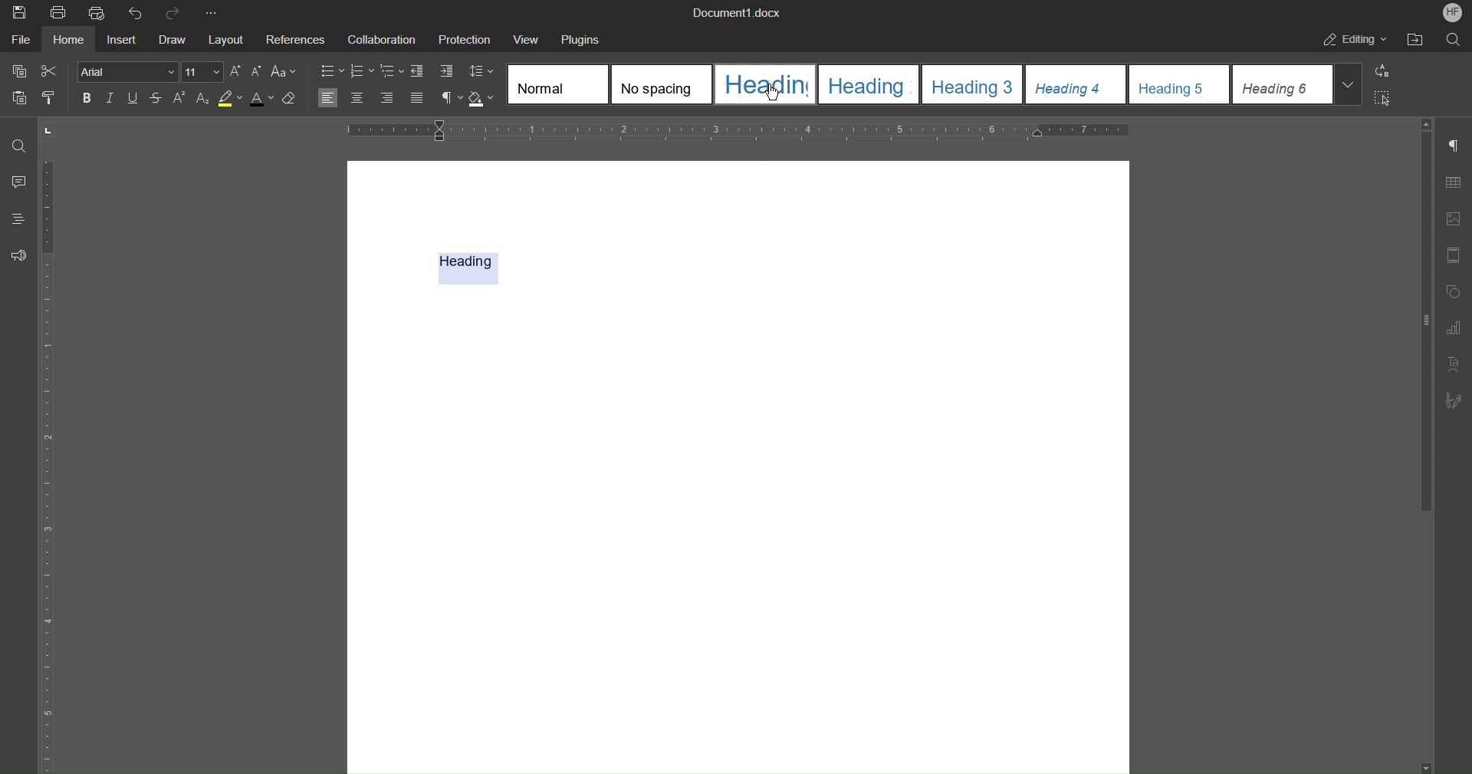 This screenshot has width=1472, height=774. What do you see at coordinates (330, 71) in the screenshot?
I see `Bullet List` at bounding box center [330, 71].